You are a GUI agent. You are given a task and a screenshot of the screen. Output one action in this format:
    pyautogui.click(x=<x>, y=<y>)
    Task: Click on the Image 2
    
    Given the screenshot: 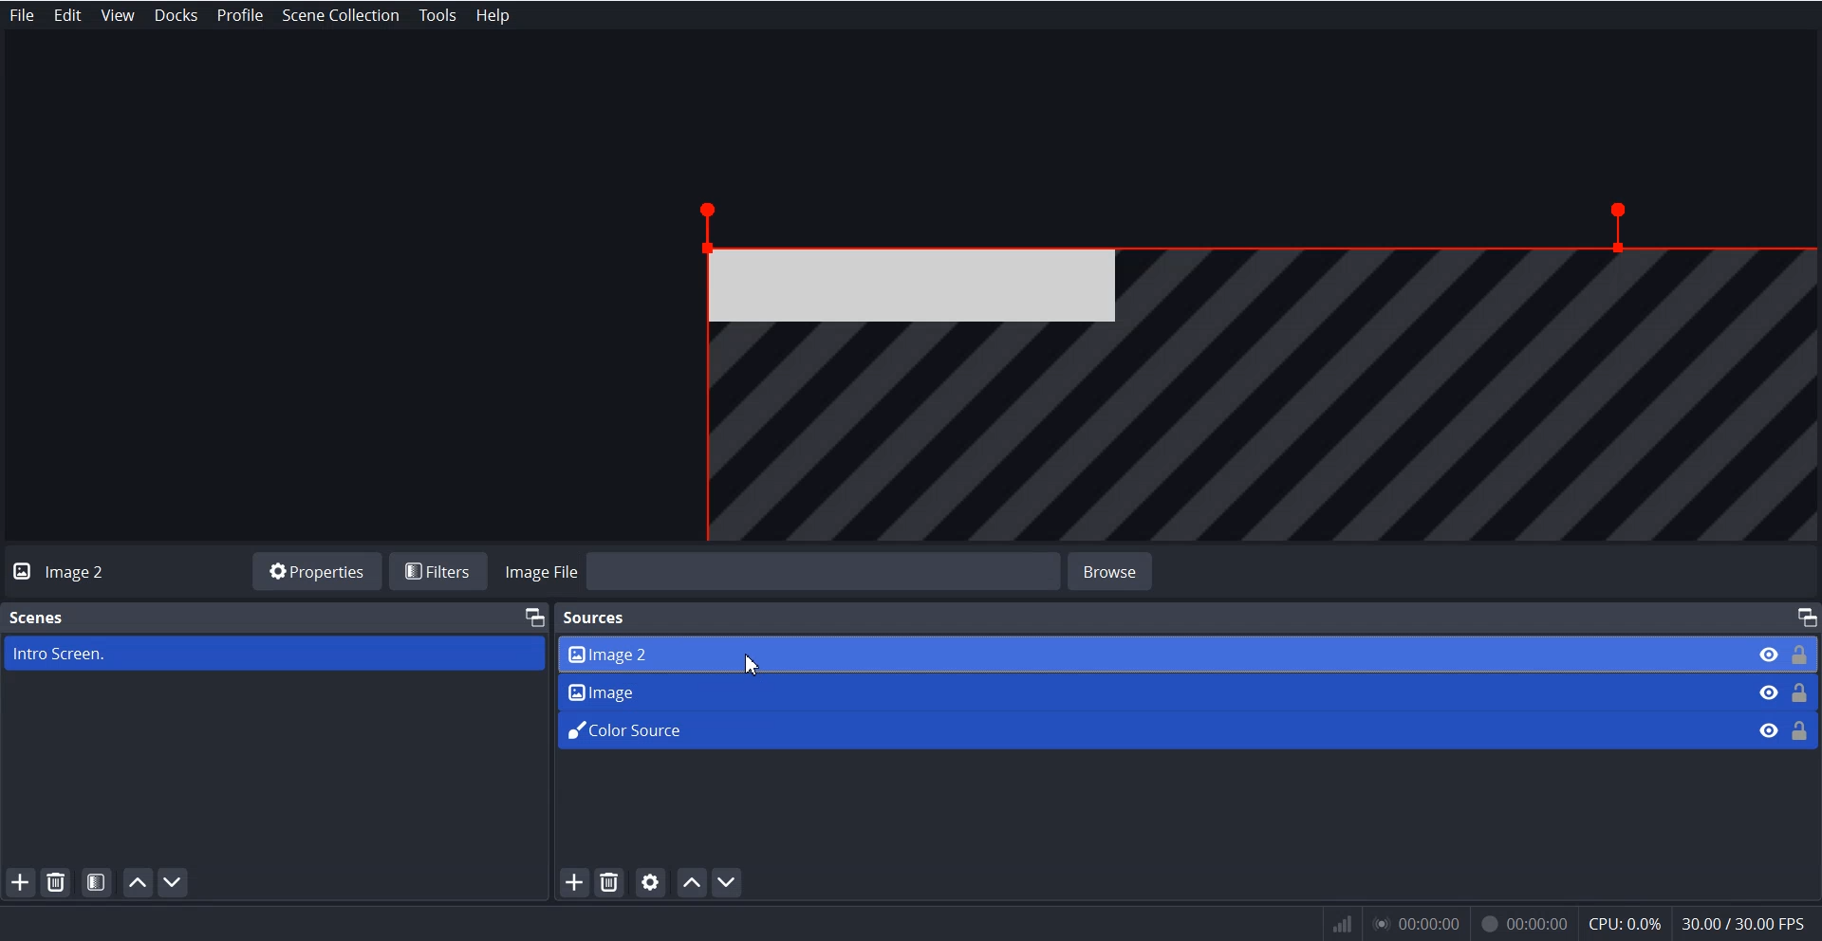 What is the action you would take?
    pyautogui.click(x=1145, y=653)
    